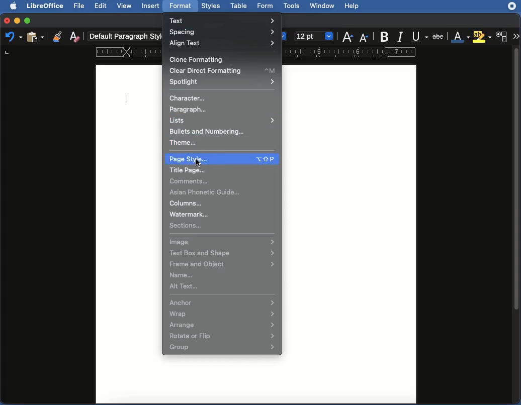  What do you see at coordinates (125, 6) in the screenshot?
I see `View` at bounding box center [125, 6].